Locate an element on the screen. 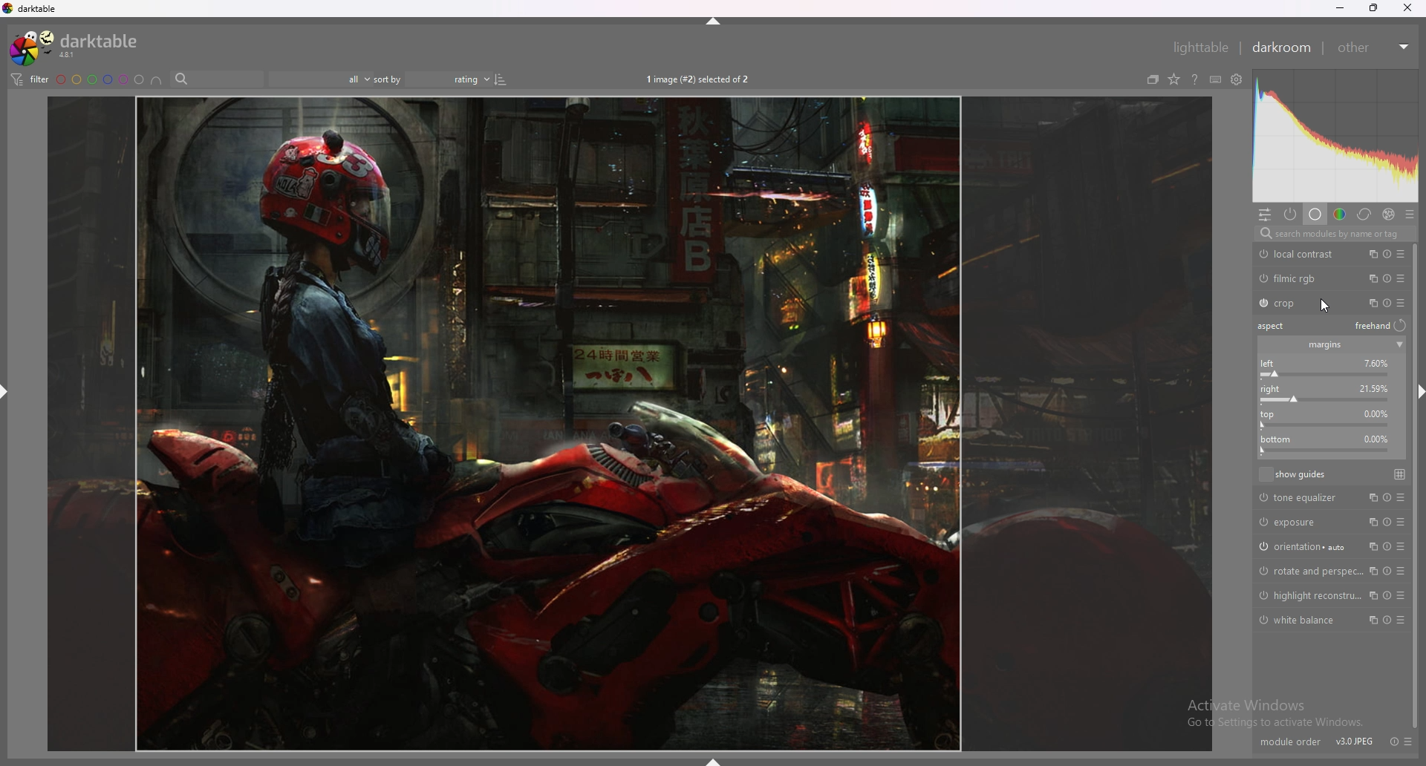 Image resolution: width=1426 pixels, height=766 pixels. multiple instances action is located at coordinates (1372, 571).